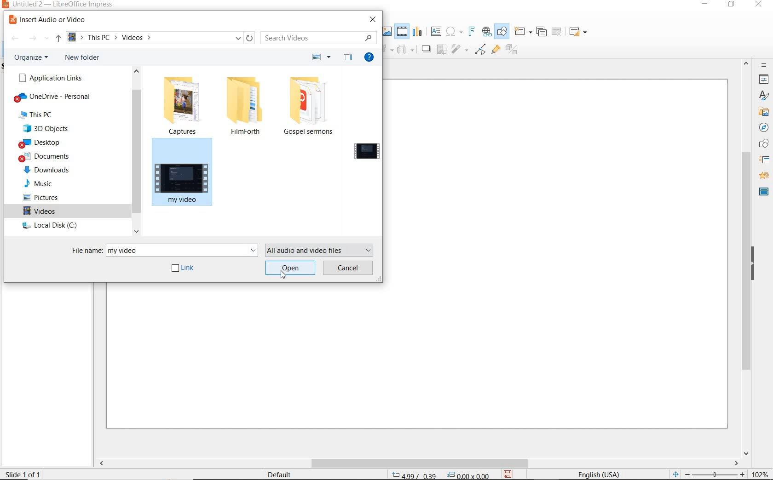 The width and height of the screenshot is (773, 480). I want to click on cancel, so click(349, 269).